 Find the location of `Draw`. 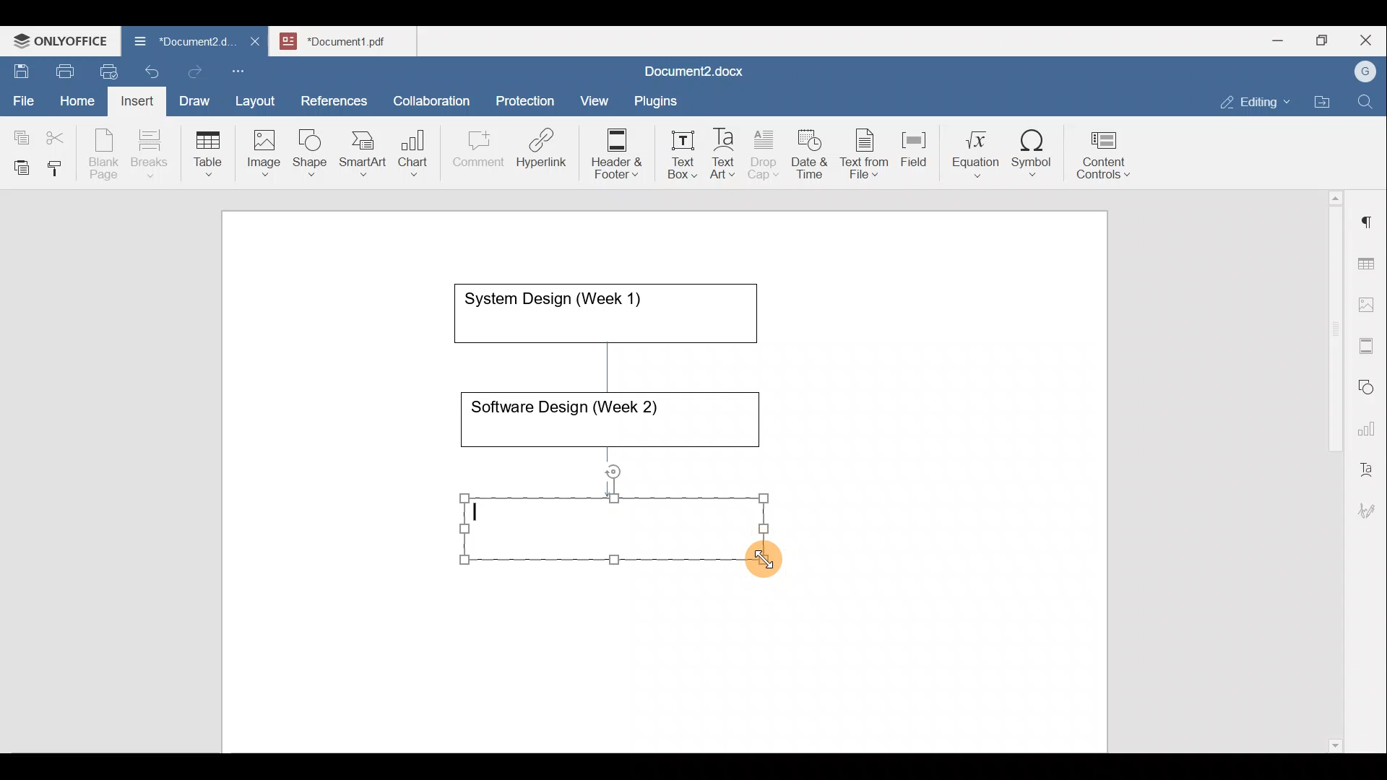

Draw is located at coordinates (192, 97).